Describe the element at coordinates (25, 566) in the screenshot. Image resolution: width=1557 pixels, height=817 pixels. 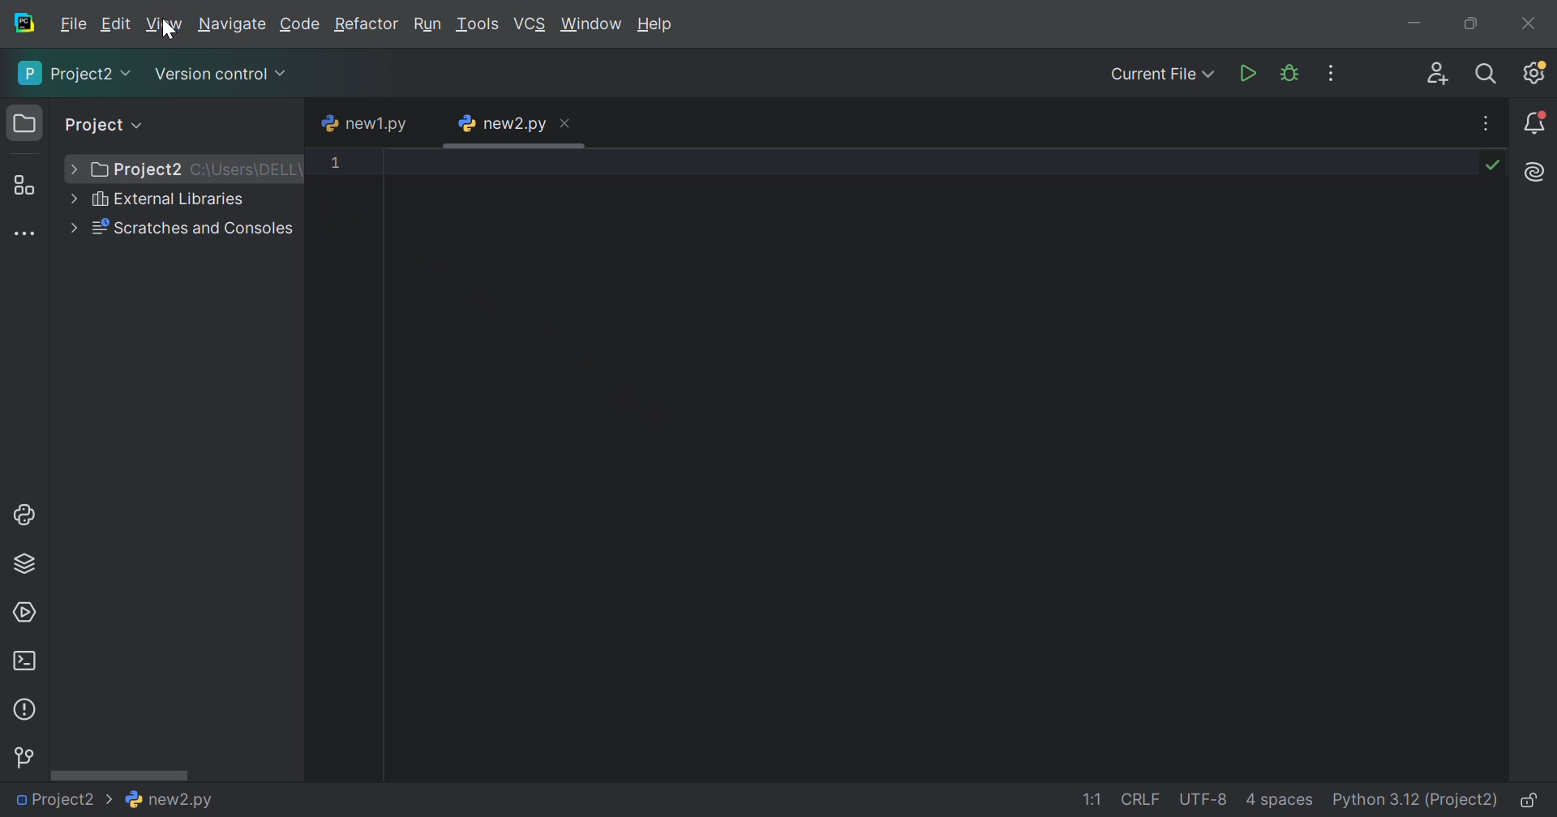
I see `Python Packages` at that location.